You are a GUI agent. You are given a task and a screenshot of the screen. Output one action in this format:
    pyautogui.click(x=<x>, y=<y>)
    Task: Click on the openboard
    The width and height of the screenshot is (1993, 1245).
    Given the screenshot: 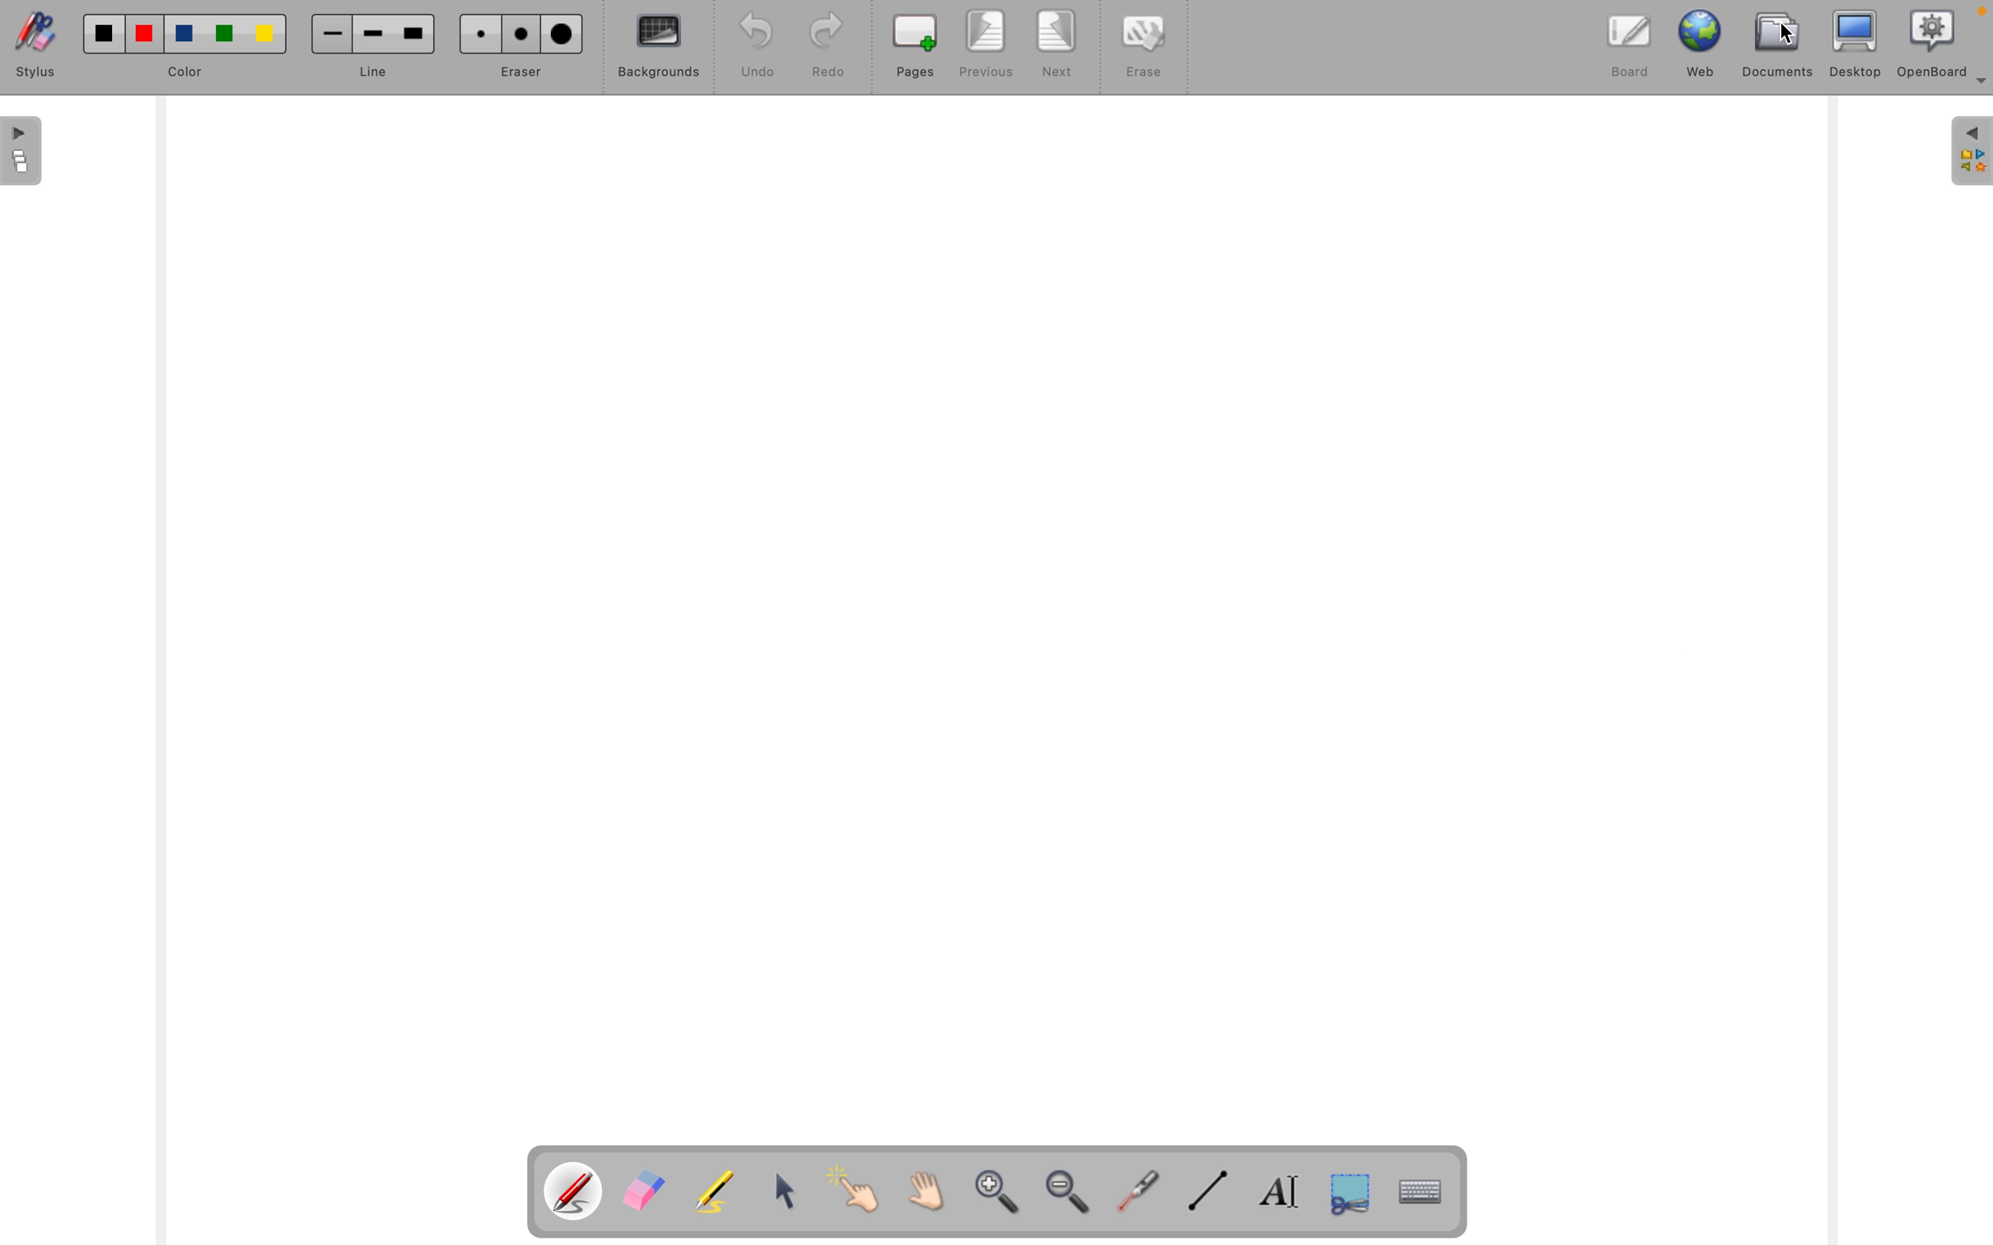 What is the action you would take?
    pyautogui.click(x=1933, y=41)
    